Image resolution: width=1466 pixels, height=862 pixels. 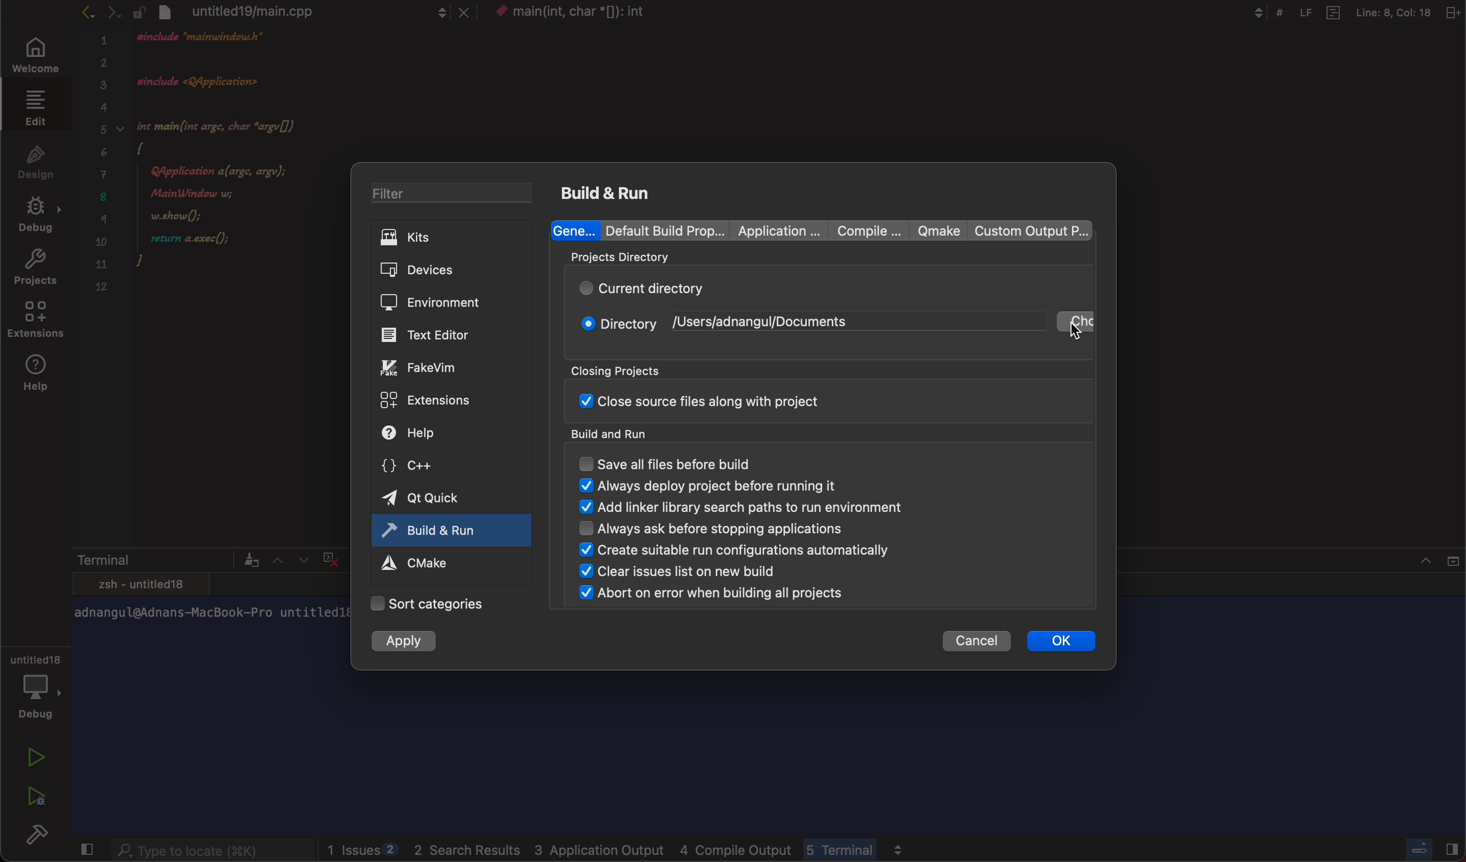 I want to click on always display, so click(x=713, y=486).